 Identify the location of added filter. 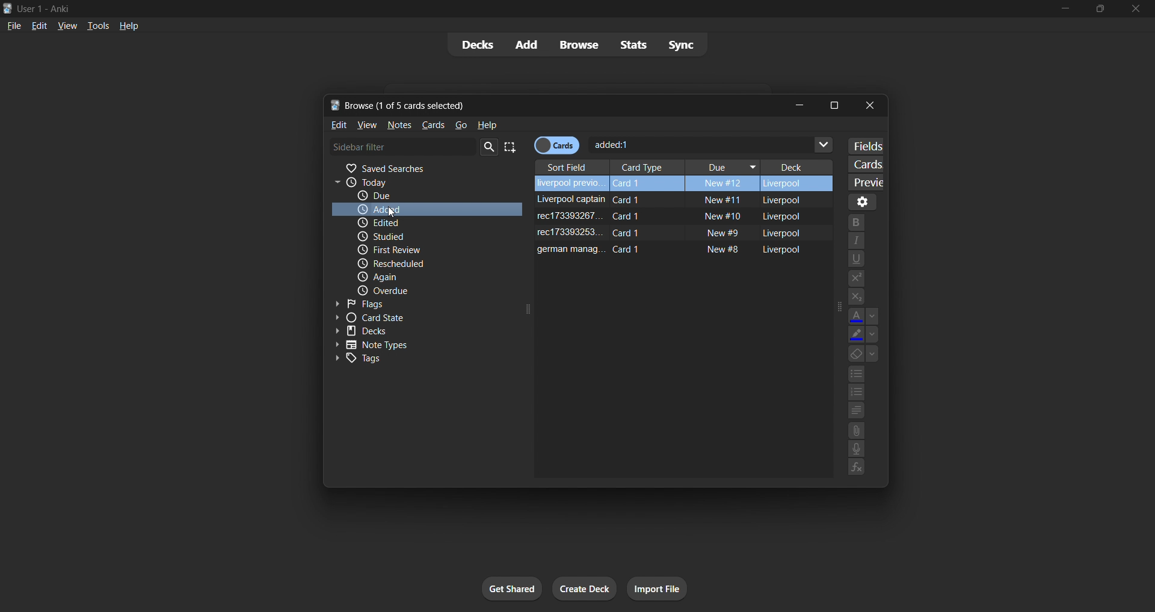
(426, 209).